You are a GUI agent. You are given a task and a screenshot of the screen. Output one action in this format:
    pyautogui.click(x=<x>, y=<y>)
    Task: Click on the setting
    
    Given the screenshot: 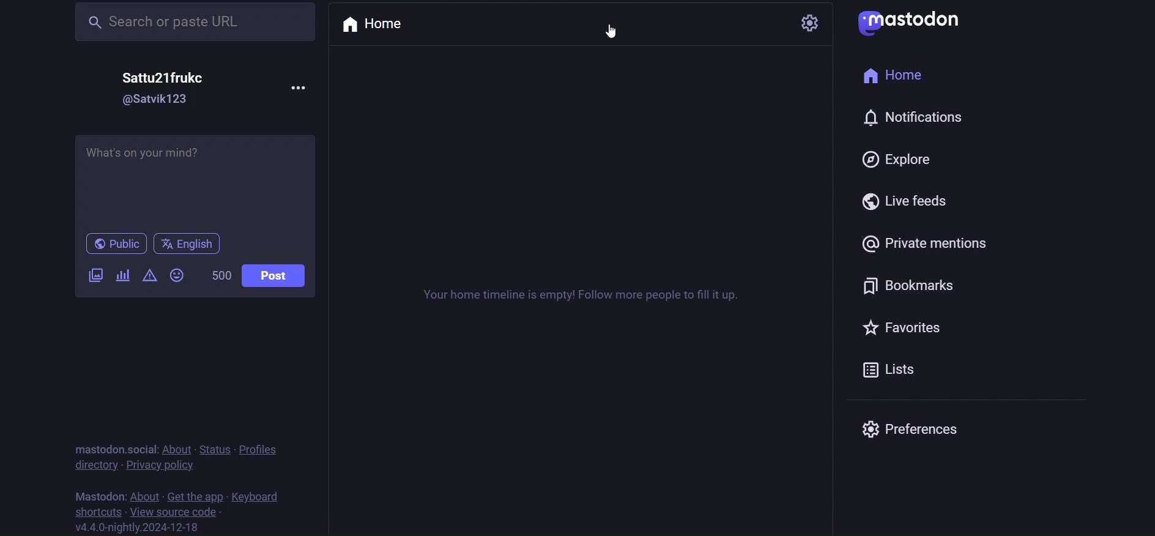 What is the action you would take?
    pyautogui.click(x=810, y=23)
    